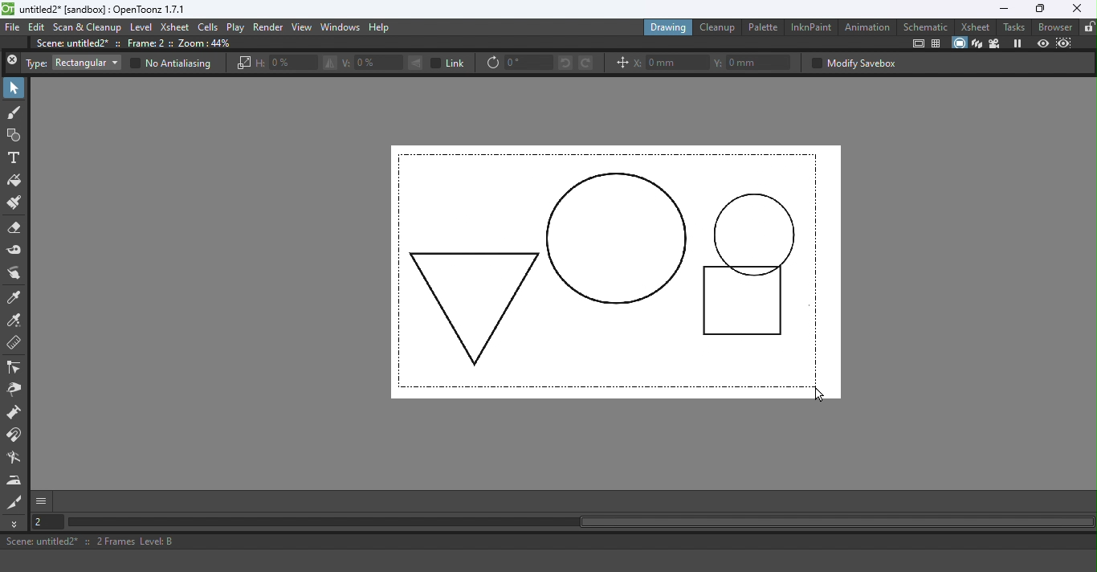 This screenshot has height=572, width=1097. I want to click on Modify savebox, so click(853, 63).